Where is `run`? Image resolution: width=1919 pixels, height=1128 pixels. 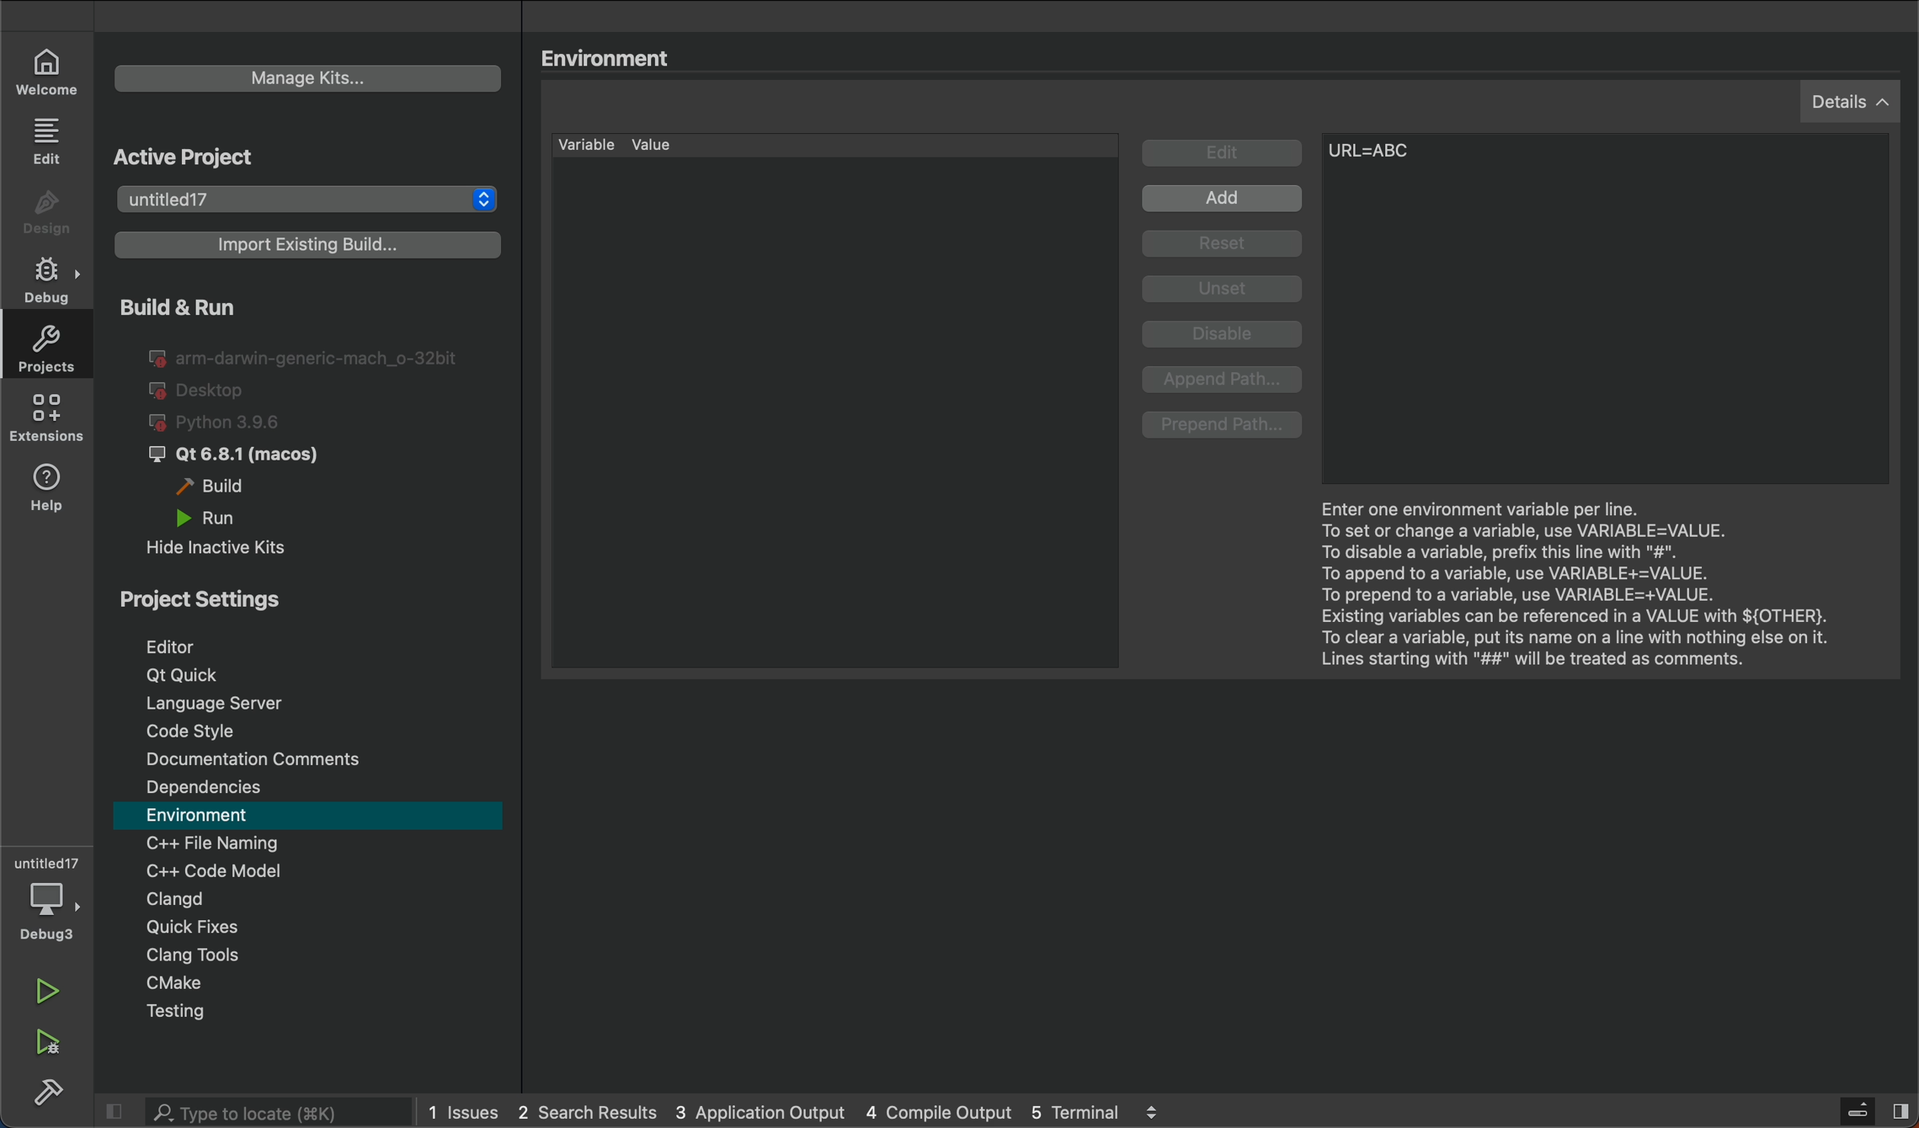 run is located at coordinates (233, 517).